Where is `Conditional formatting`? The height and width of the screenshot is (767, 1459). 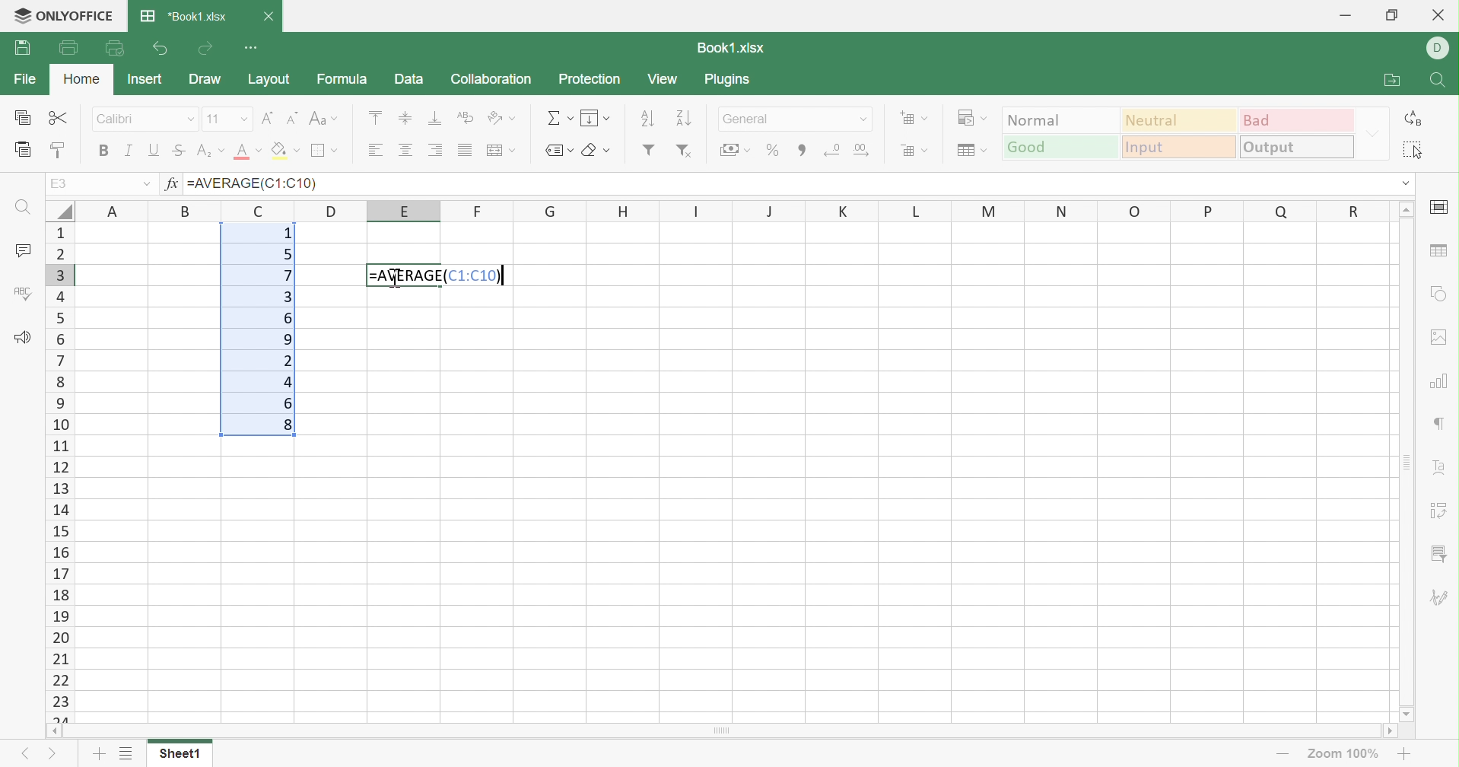 Conditional formatting is located at coordinates (975, 117).